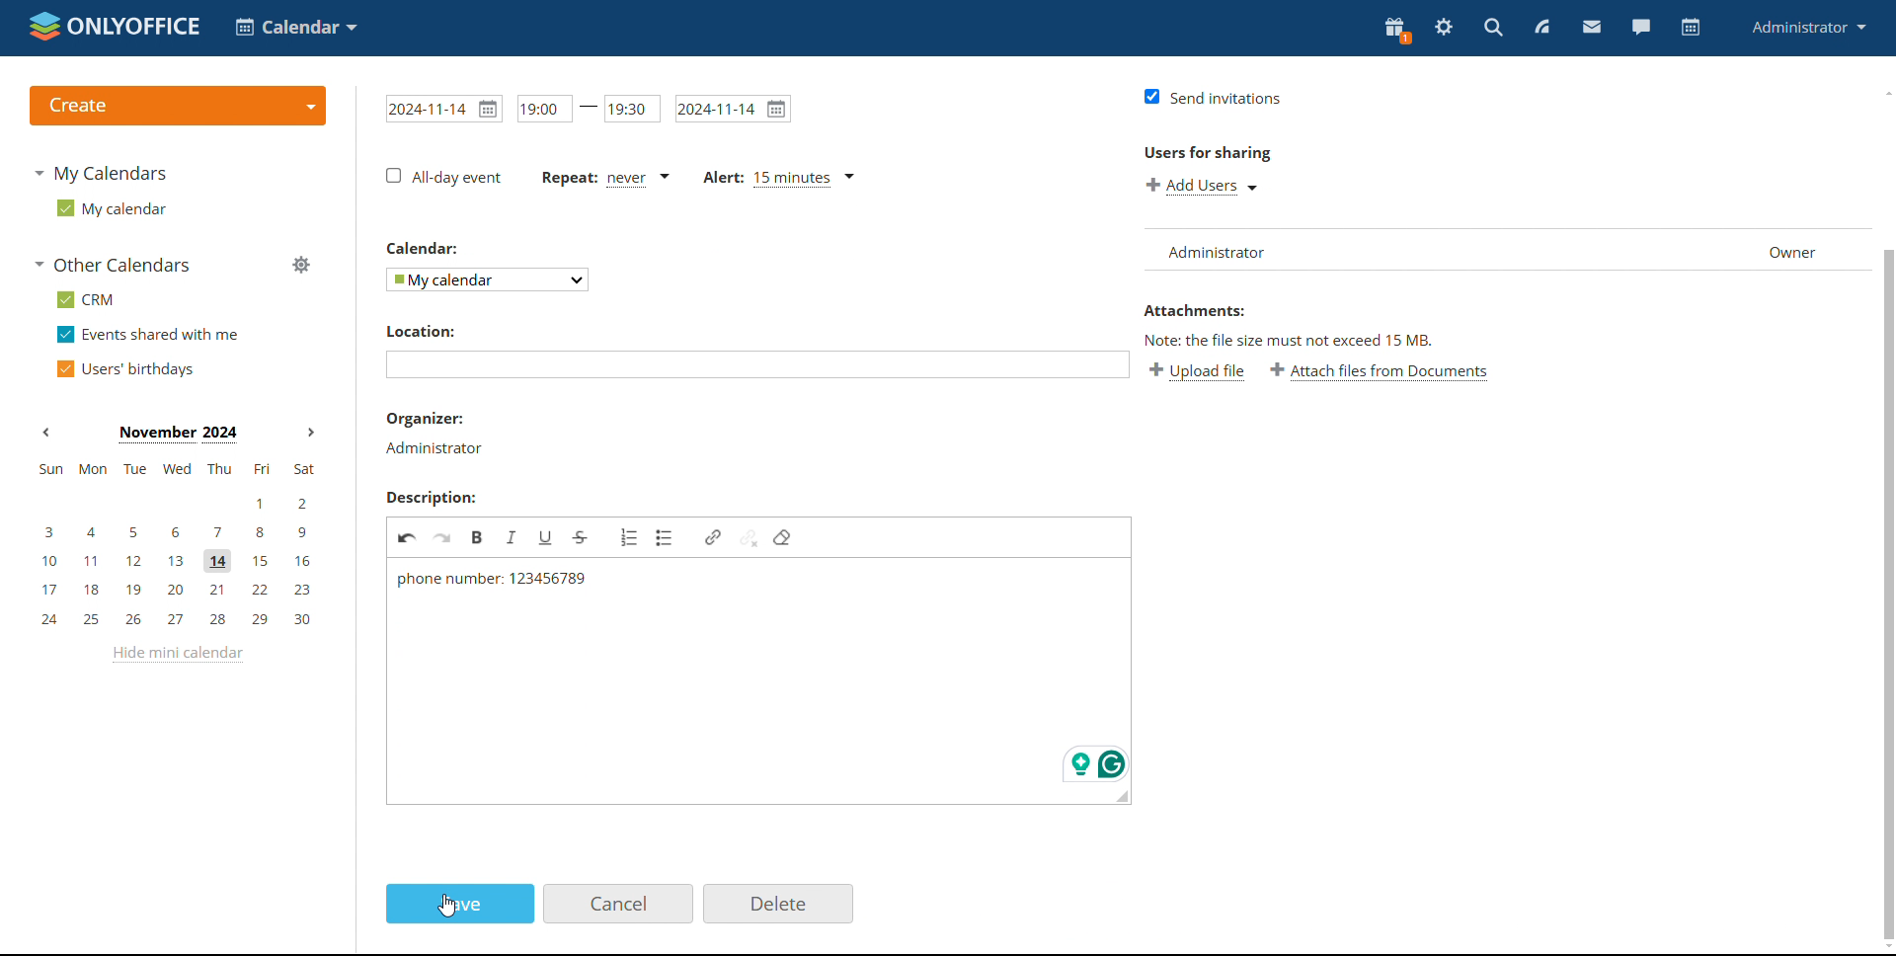 The image size is (1896, 956). What do you see at coordinates (474, 536) in the screenshot?
I see `Bold` at bounding box center [474, 536].